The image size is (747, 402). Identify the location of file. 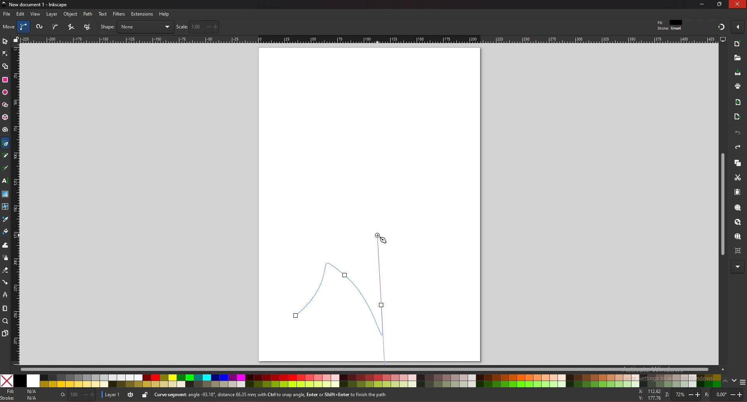
(7, 14).